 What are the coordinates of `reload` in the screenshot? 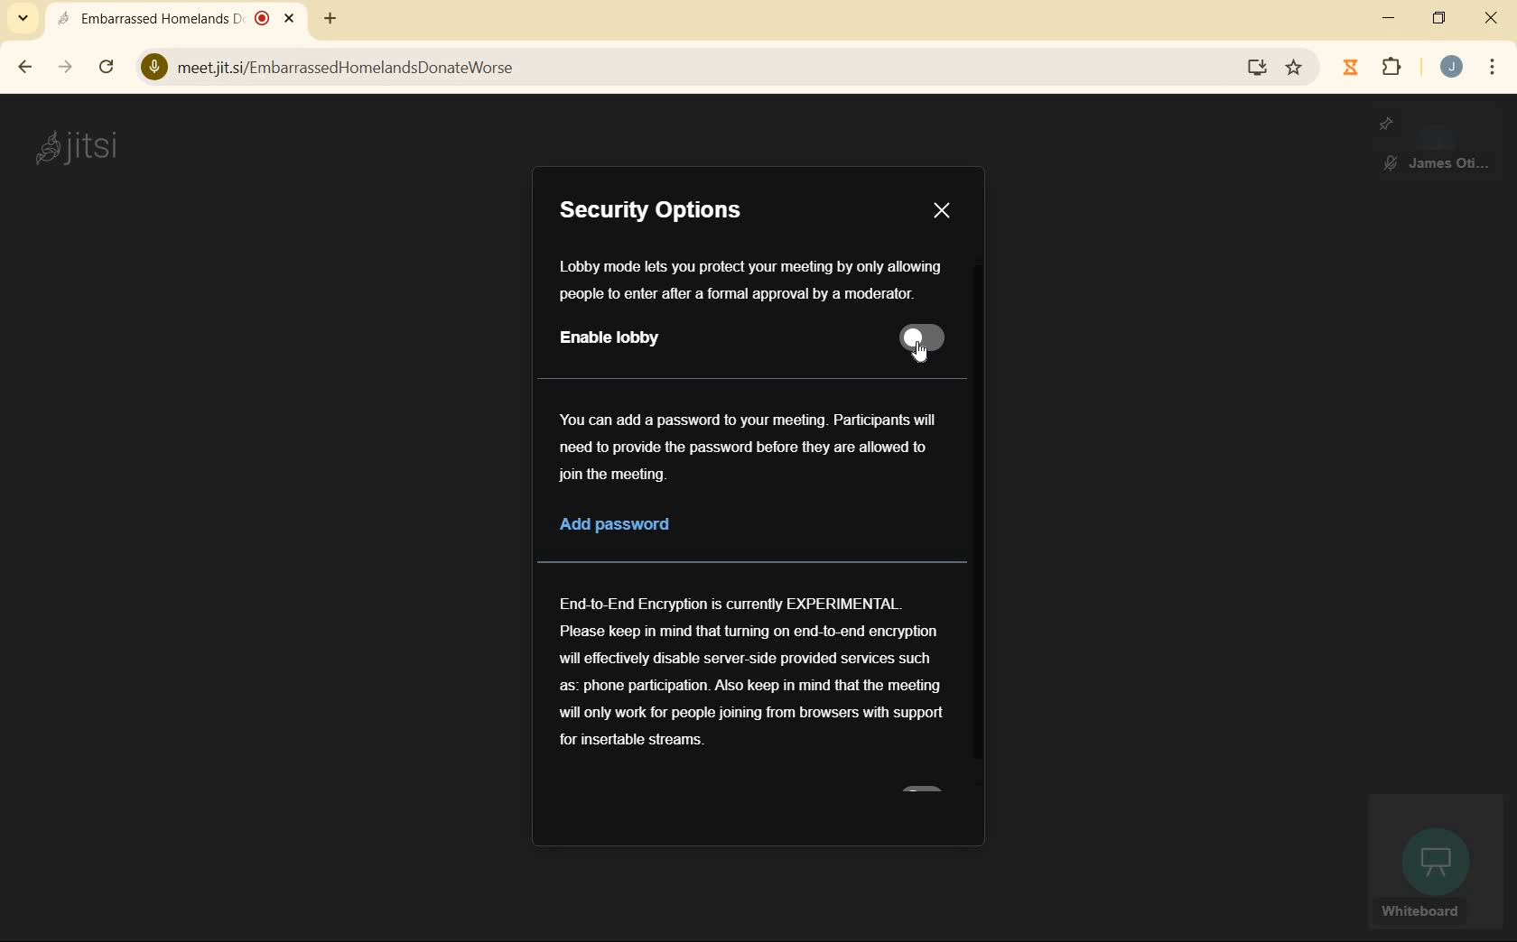 It's located at (107, 67).